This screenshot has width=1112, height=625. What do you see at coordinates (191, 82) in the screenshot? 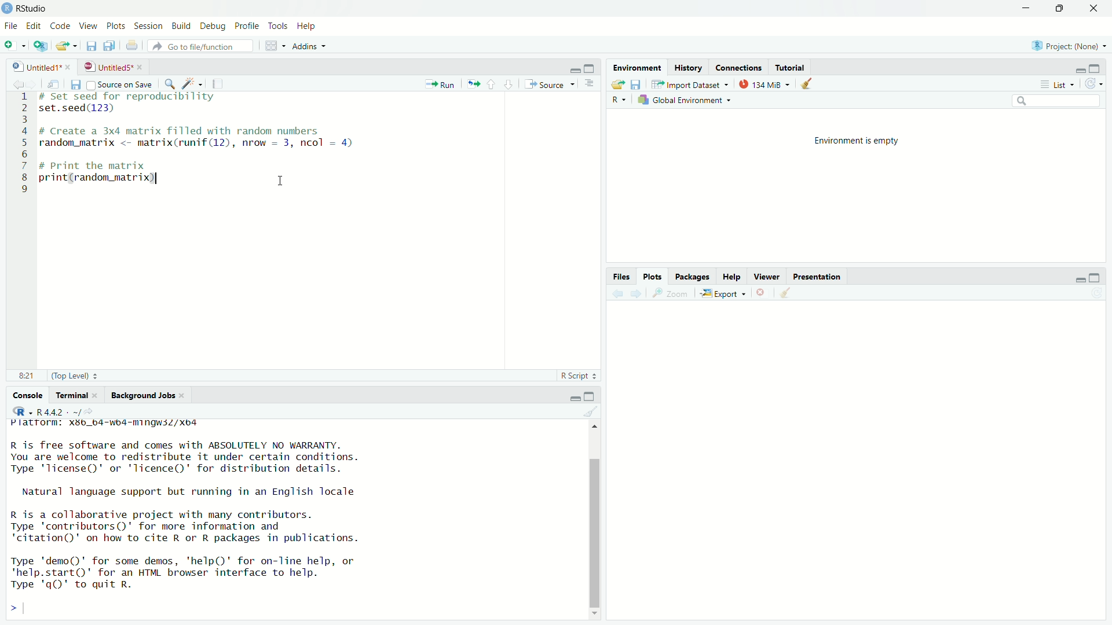
I see `spark` at bounding box center [191, 82].